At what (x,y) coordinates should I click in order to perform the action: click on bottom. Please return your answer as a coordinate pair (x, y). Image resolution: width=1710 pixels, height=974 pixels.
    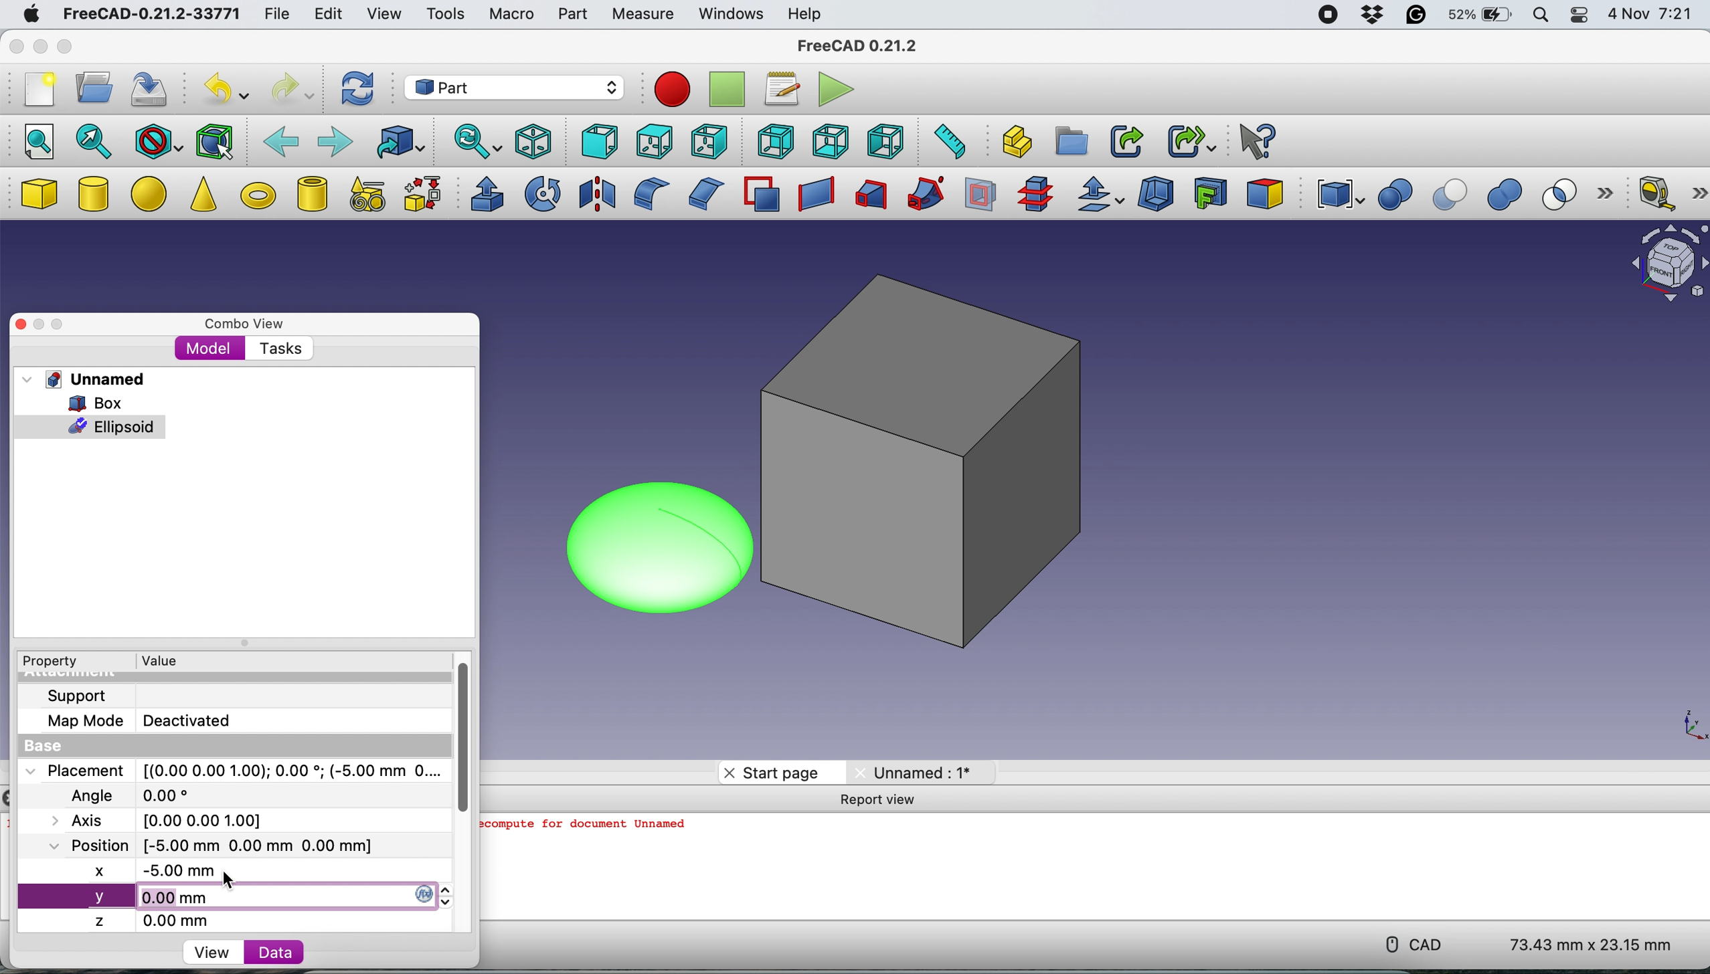
    Looking at the image, I should click on (831, 142).